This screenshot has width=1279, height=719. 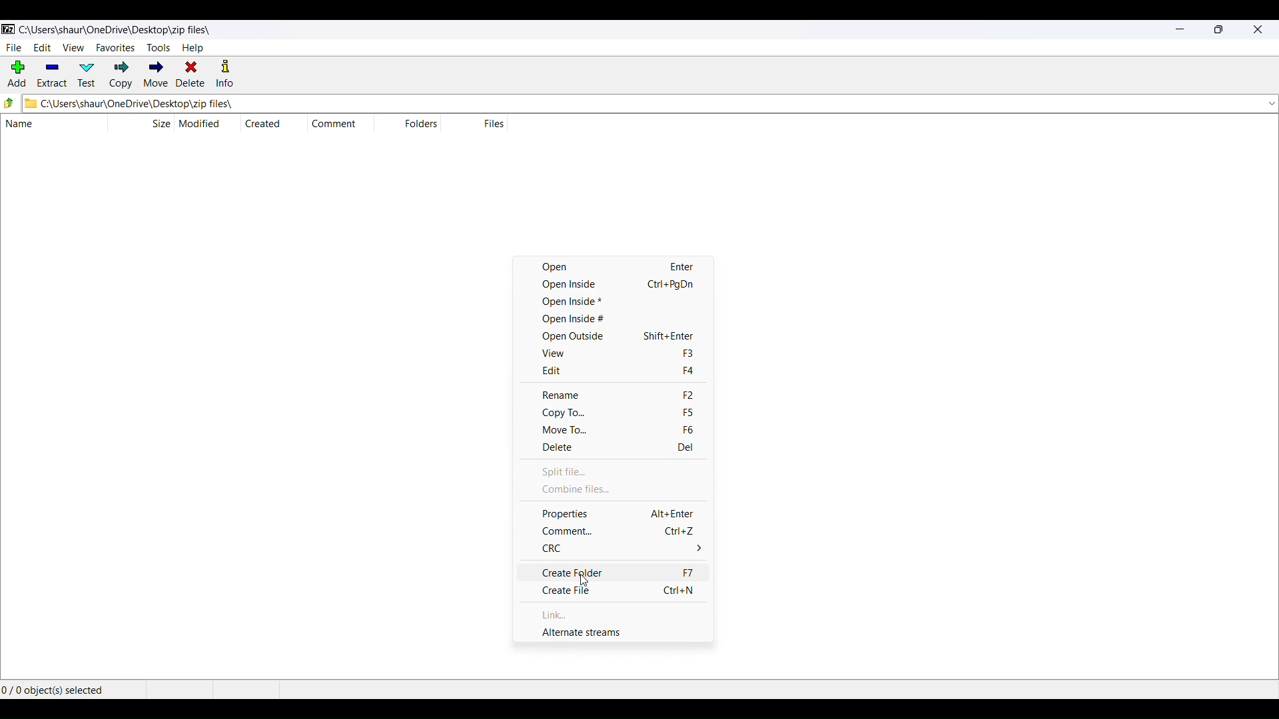 What do you see at coordinates (51, 75) in the screenshot?
I see `EXTRACT` at bounding box center [51, 75].